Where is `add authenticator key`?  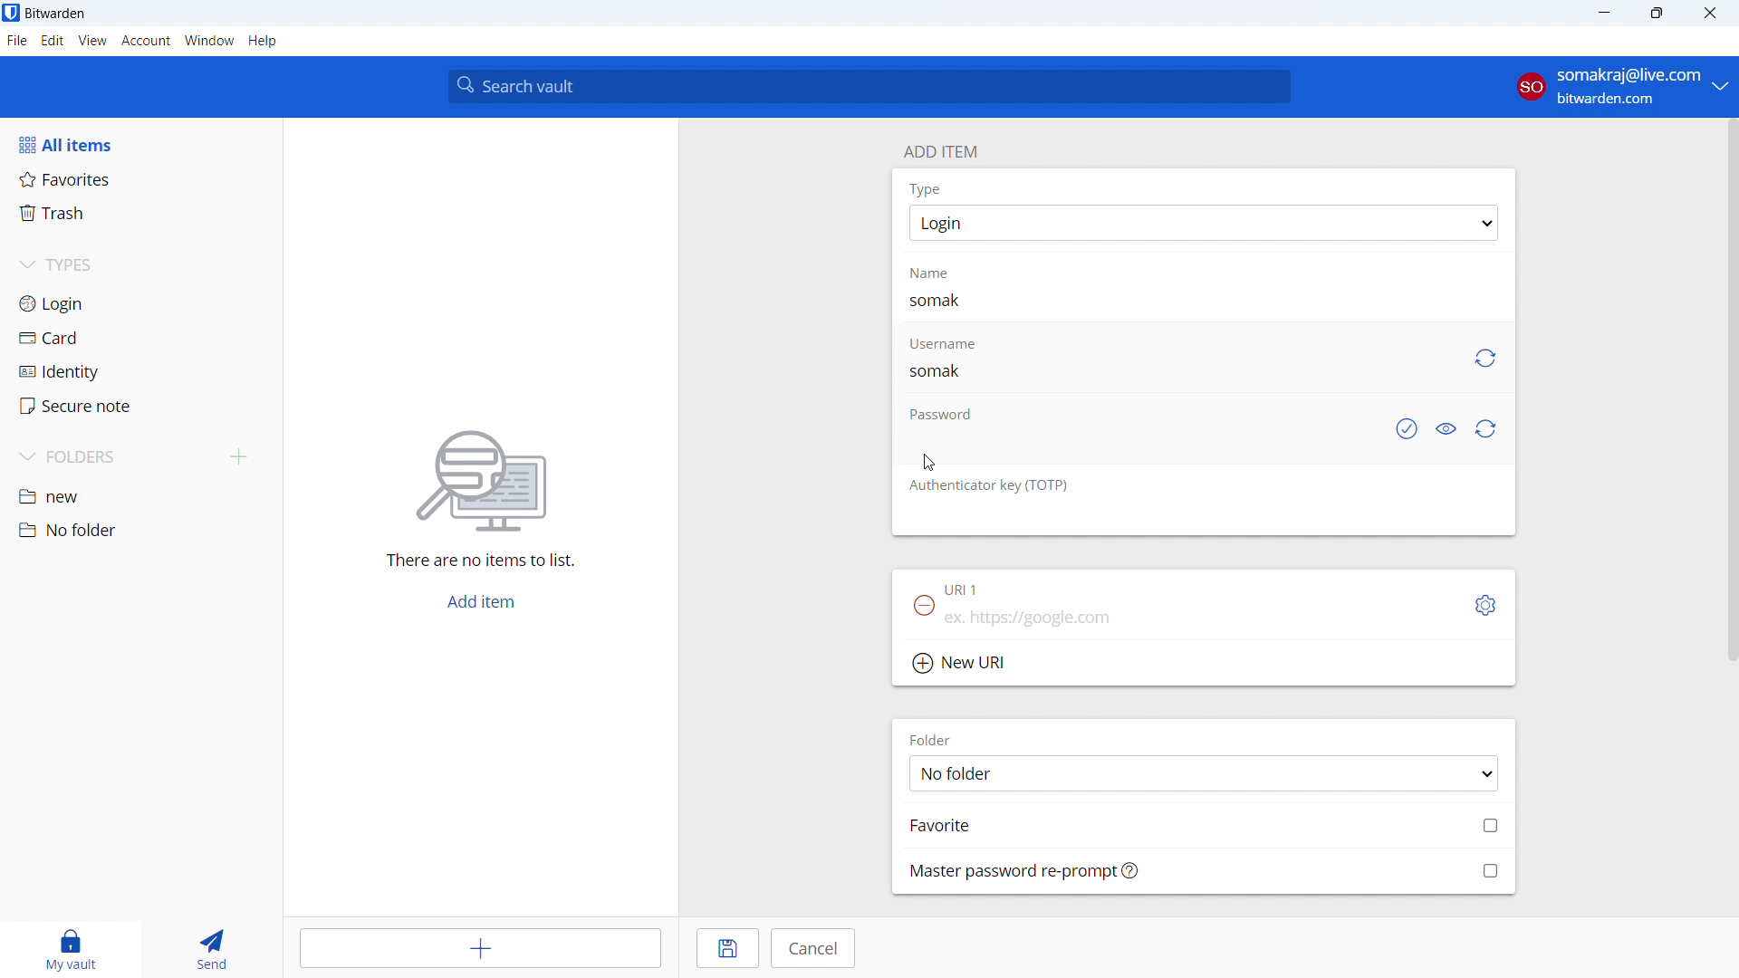
add authenticator key is located at coordinates (1203, 520).